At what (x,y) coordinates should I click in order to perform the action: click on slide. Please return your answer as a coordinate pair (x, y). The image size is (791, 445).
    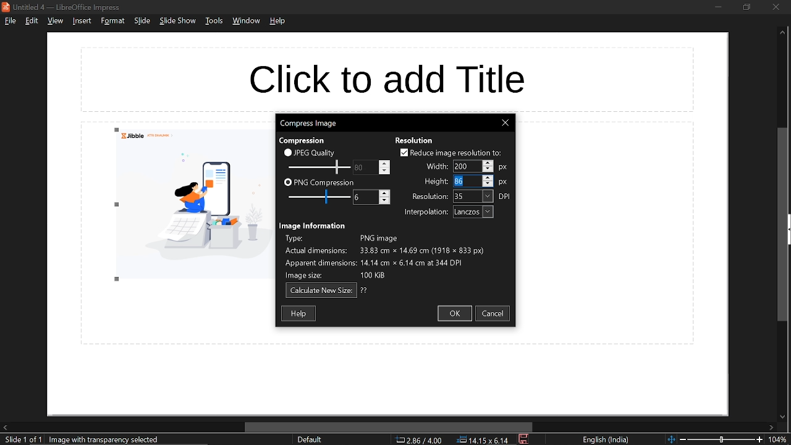
    Looking at the image, I should click on (142, 21).